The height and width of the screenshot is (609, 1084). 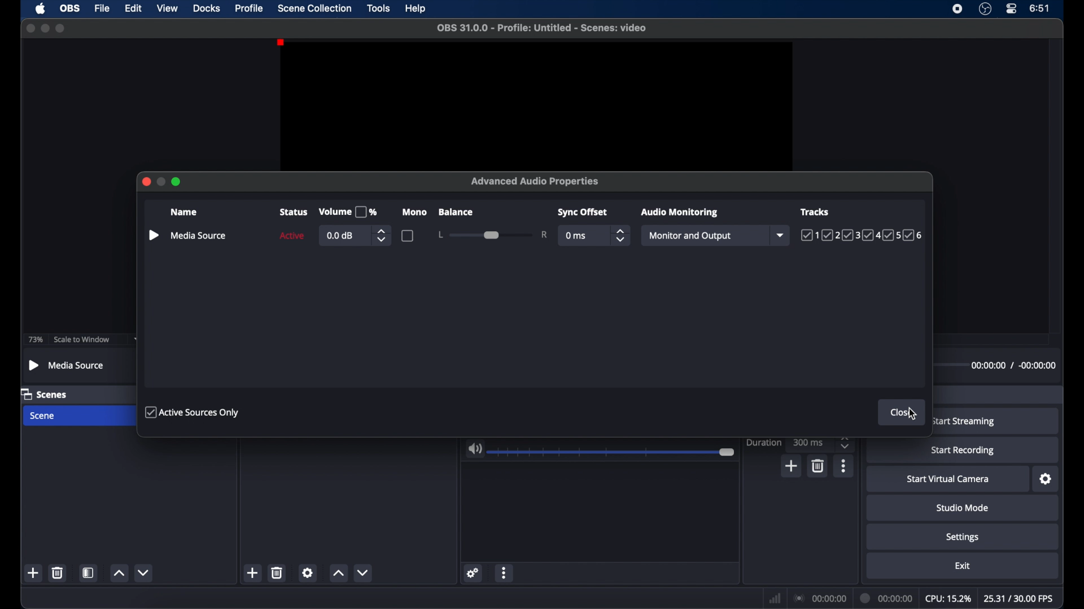 What do you see at coordinates (45, 28) in the screenshot?
I see `minimize` at bounding box center [45, 28].